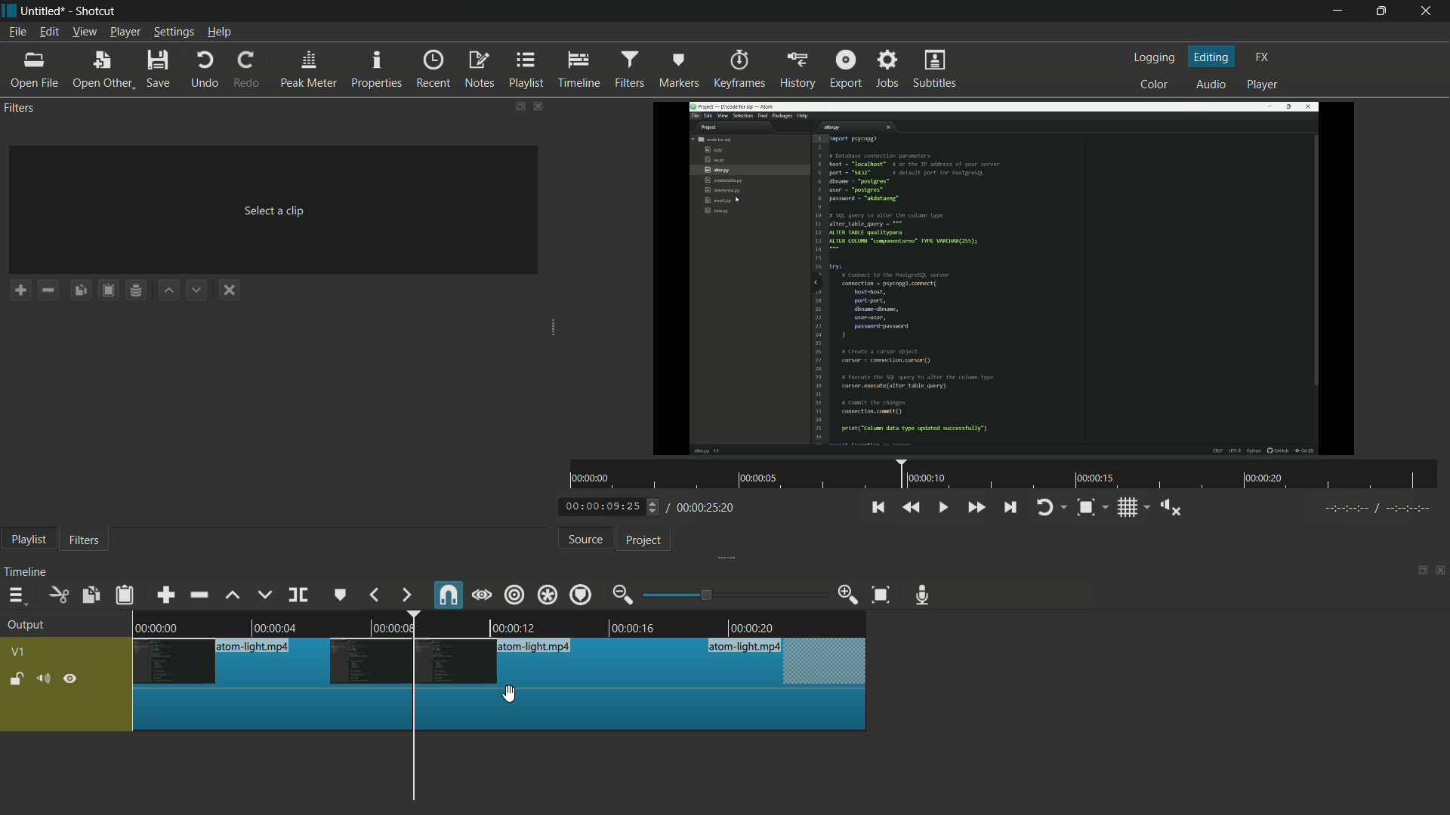  Describe the element at coordinates (515, 596) in the screenshot. I see `ripple` at that location.